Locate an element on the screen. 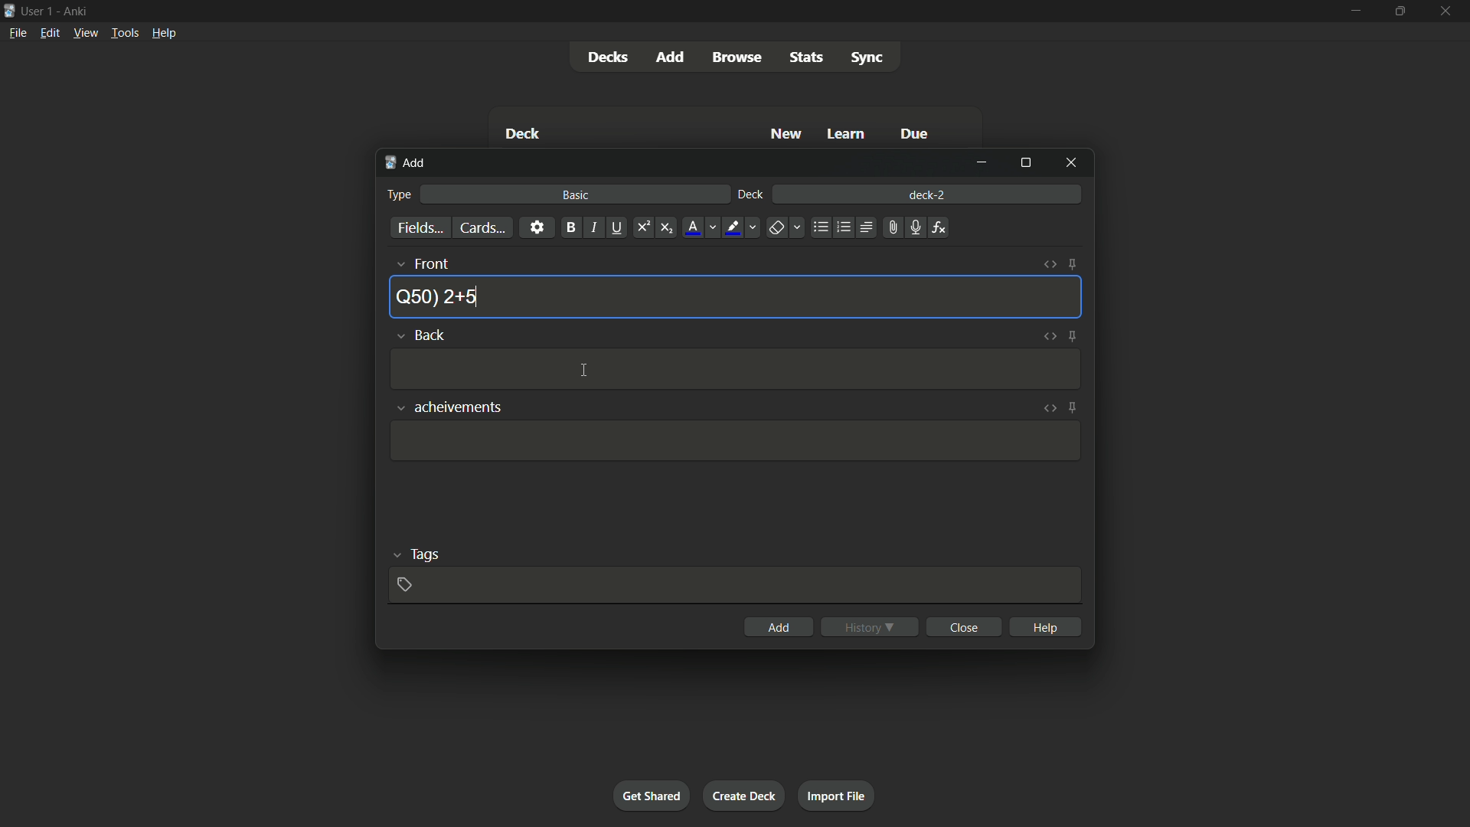 The image size is (1470, 827). file menu is located at coordinates (18, 33).